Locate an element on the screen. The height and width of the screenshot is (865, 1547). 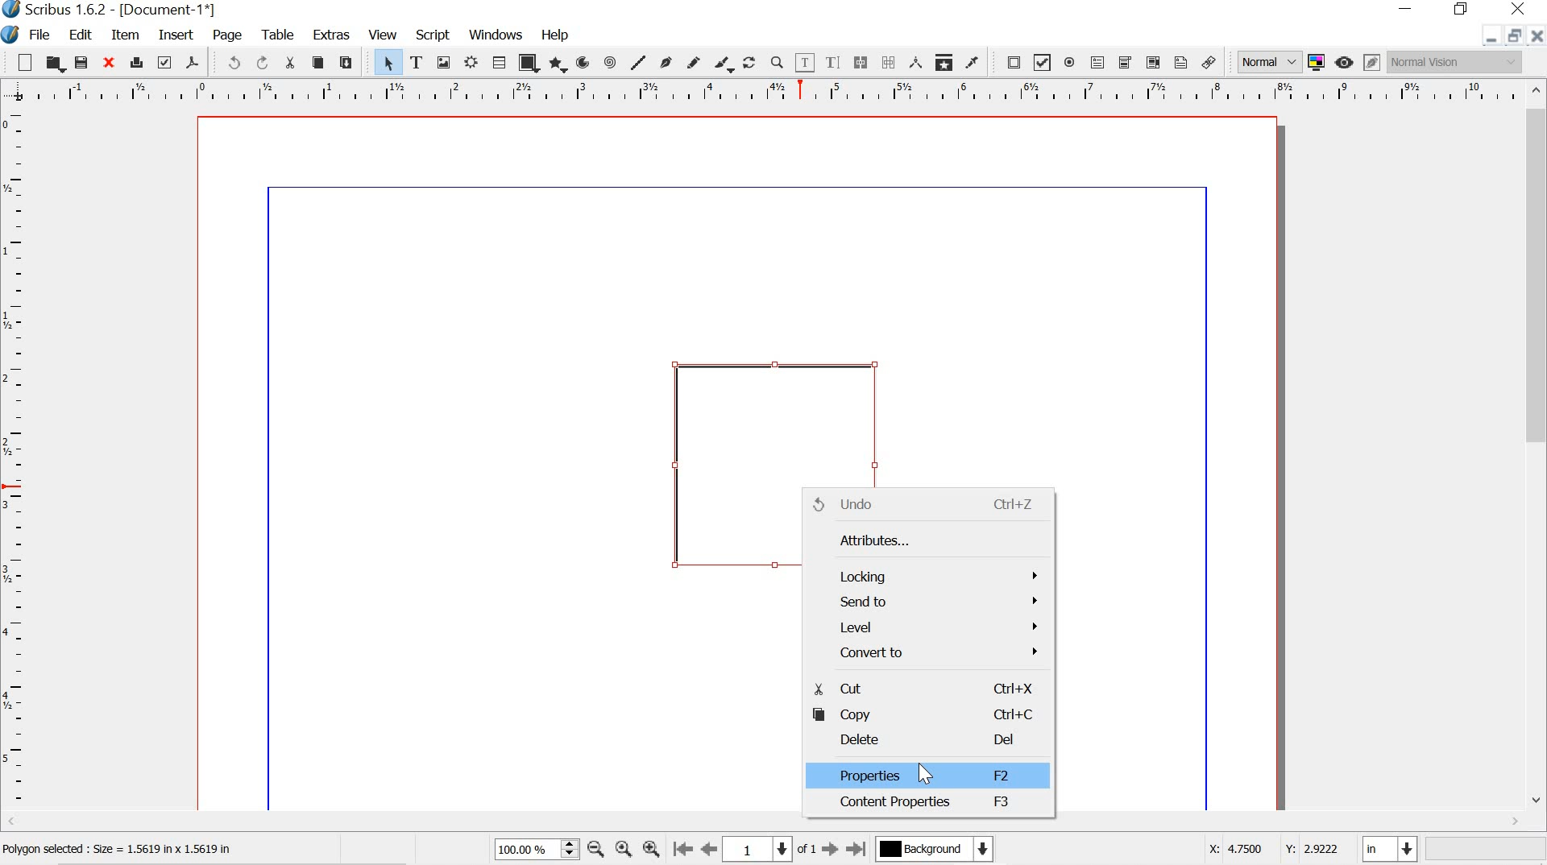
 Copy Ctrl+C is located at coordinates (929, 715).